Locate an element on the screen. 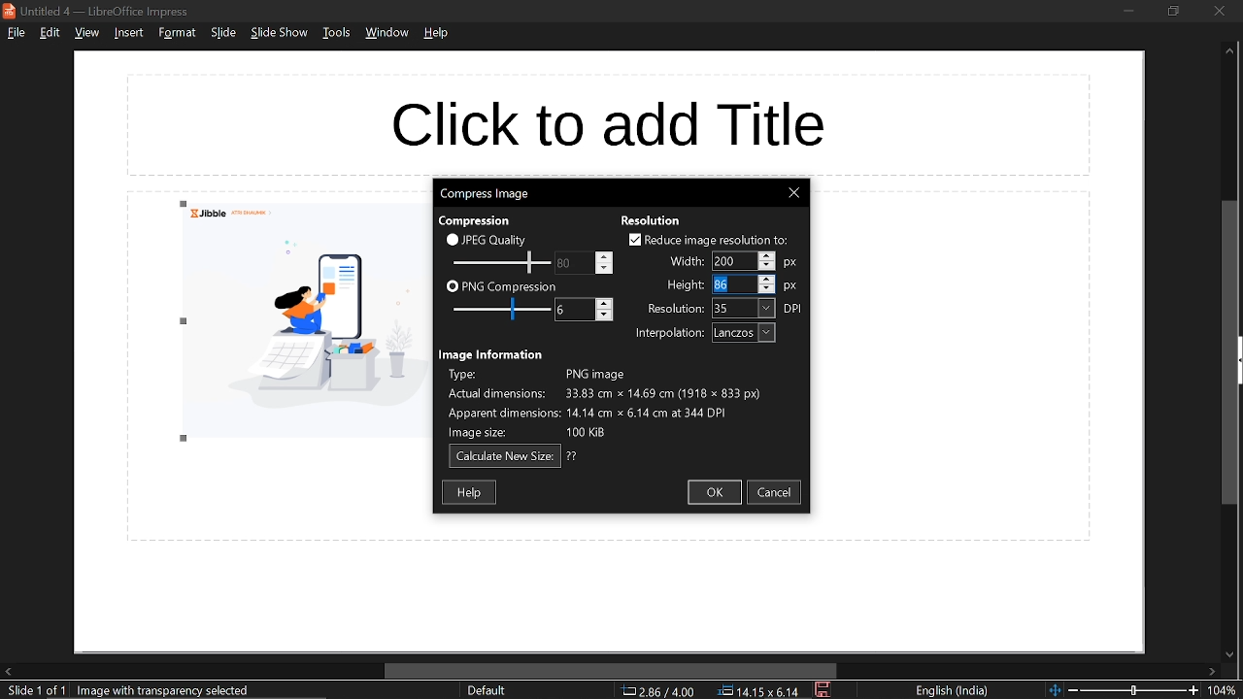 Image resolution: width=1243 pixels, height=699 pixels. move right is located at coordinates (1212, 673).